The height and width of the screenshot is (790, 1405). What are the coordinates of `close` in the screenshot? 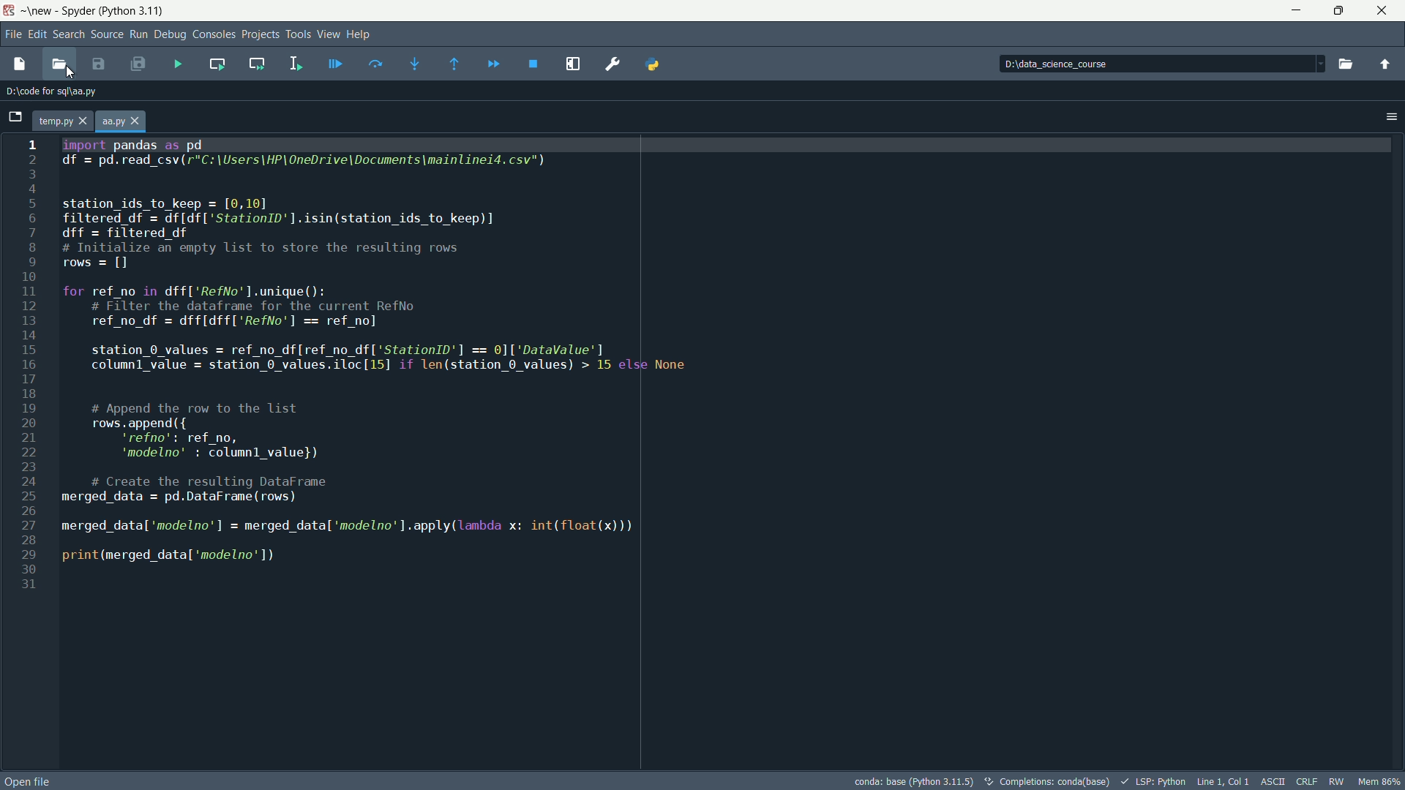 It's located at (85, 121).